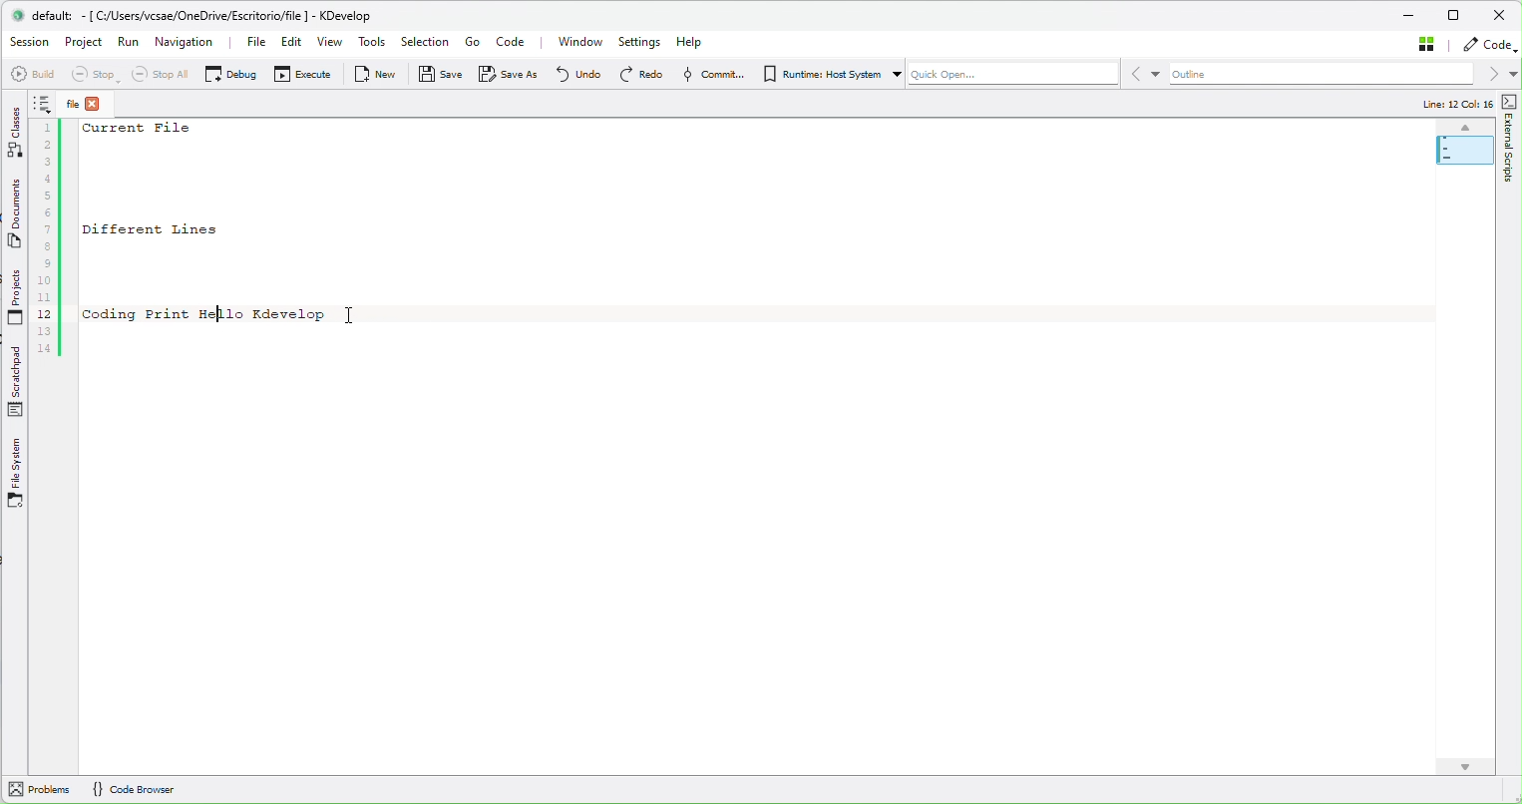 The width and height of the screenshot is (1522, 804). I want to click on File, so click(92, 101).